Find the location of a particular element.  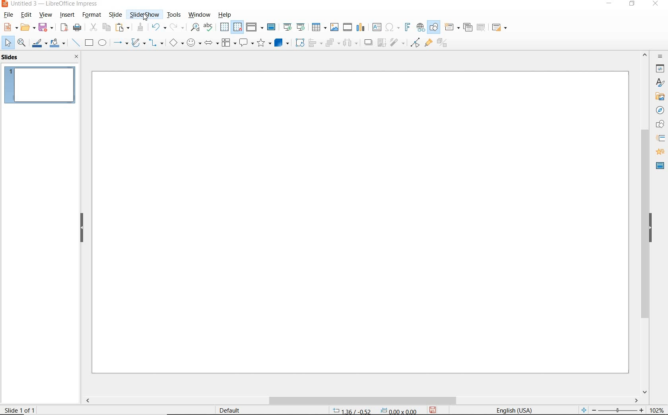

COPY is located at coordinates (106, 28).